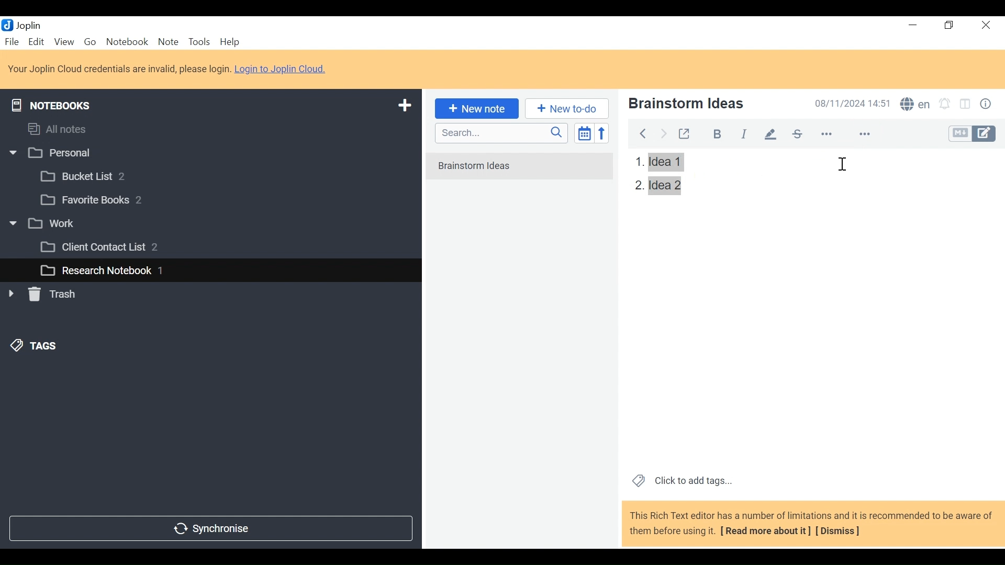 The width and height of the screenshot is (1005, 565). What do you see at coordinates (680, 480) in the screenshot?
I see `Click to add tags` at bounding box center [680, 480].